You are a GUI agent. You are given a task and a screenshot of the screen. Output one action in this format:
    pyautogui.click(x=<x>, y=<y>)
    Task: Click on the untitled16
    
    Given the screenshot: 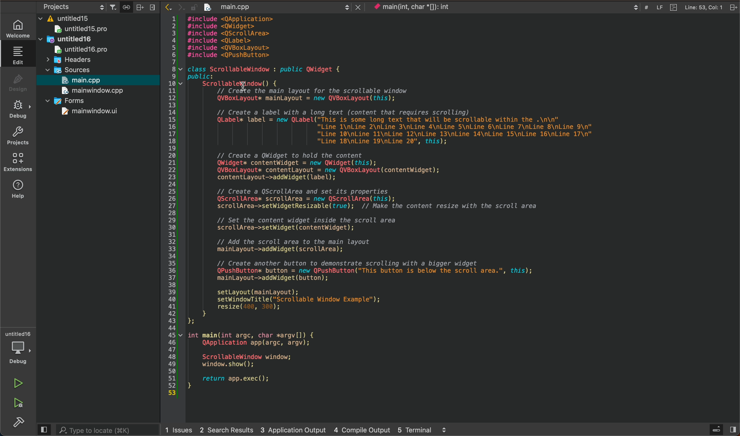 What is the action you would take?
    pyautogui.click(x=81, y=40)
    